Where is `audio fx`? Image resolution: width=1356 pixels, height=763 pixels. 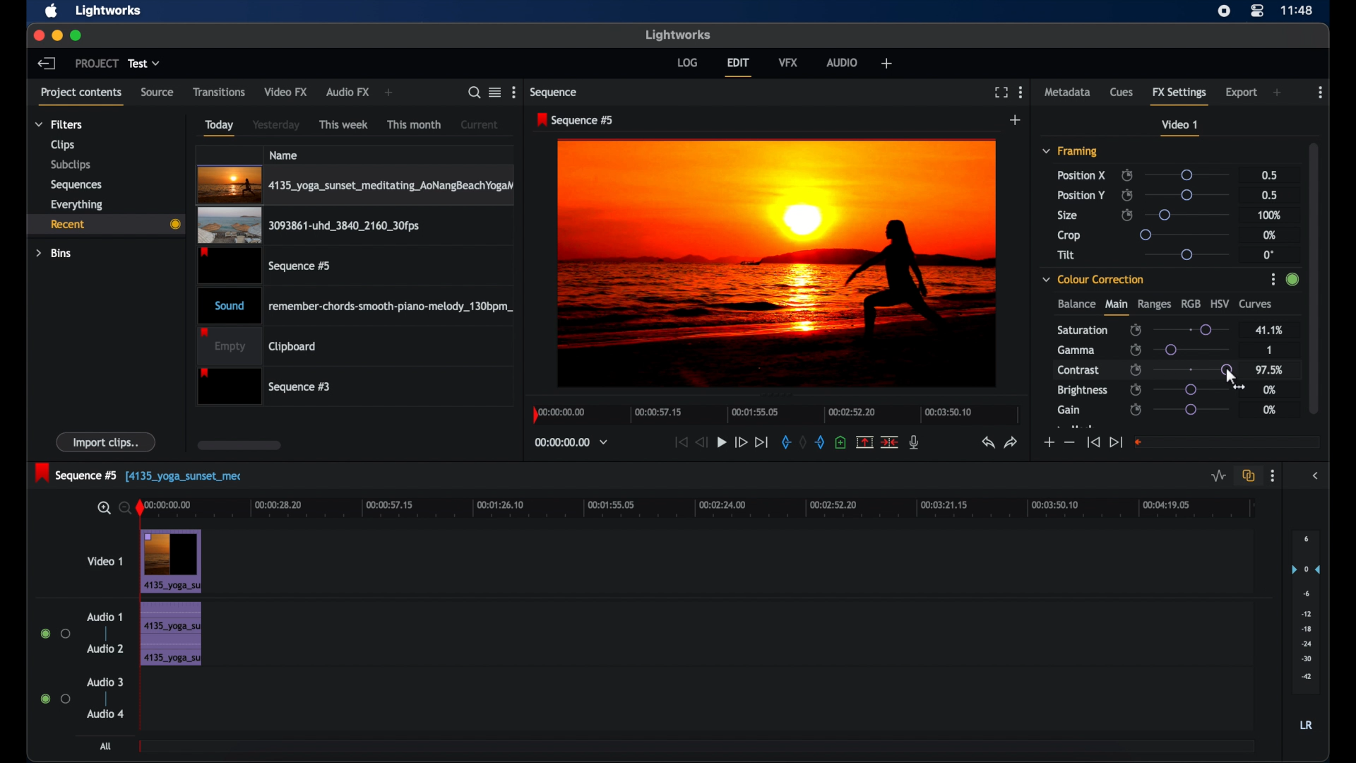
audio fx is located at coordinates (347, 93).